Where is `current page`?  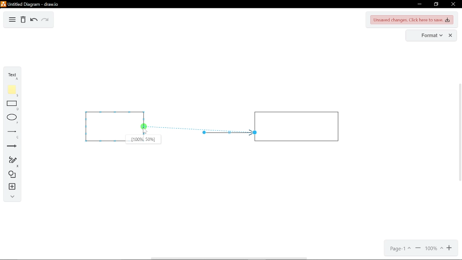
current page is located at coordinates (399, 250).